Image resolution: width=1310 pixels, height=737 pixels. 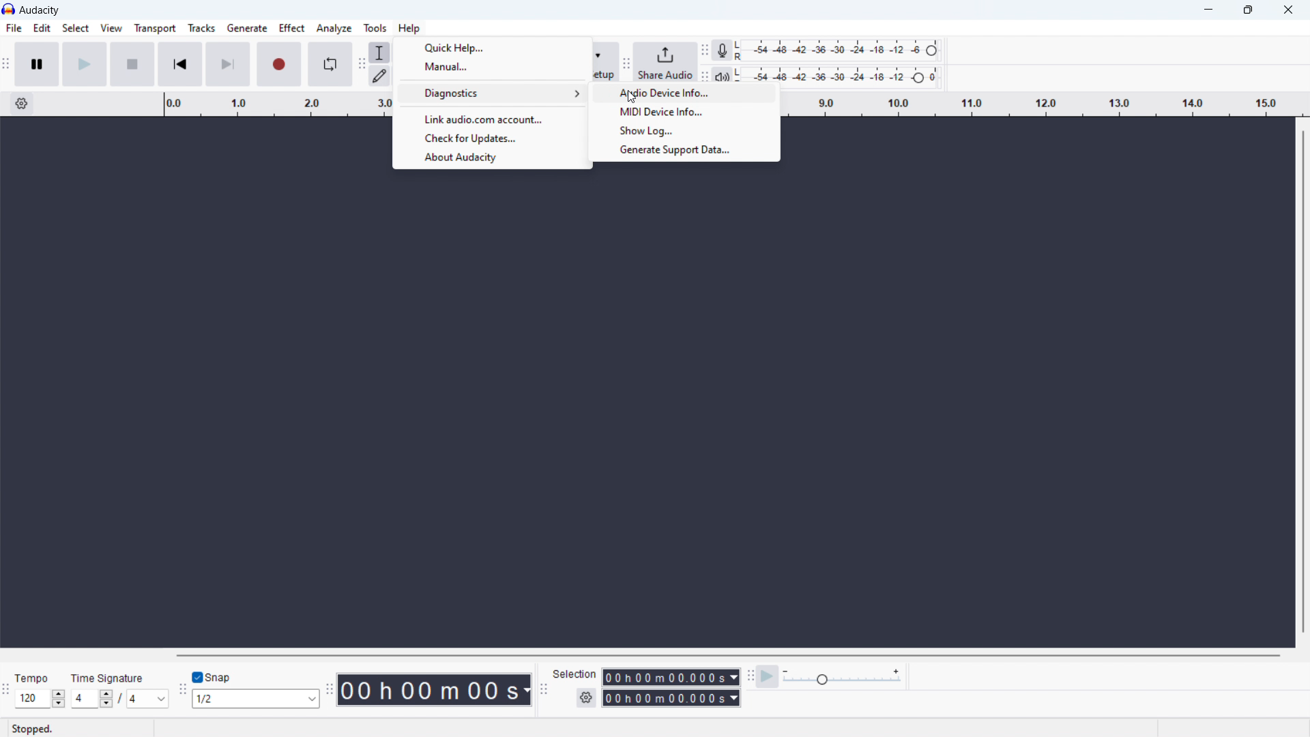 What do you see at coordinates (111, 28) in the screenshot?
I see `view` at bounding box center [111, 28].